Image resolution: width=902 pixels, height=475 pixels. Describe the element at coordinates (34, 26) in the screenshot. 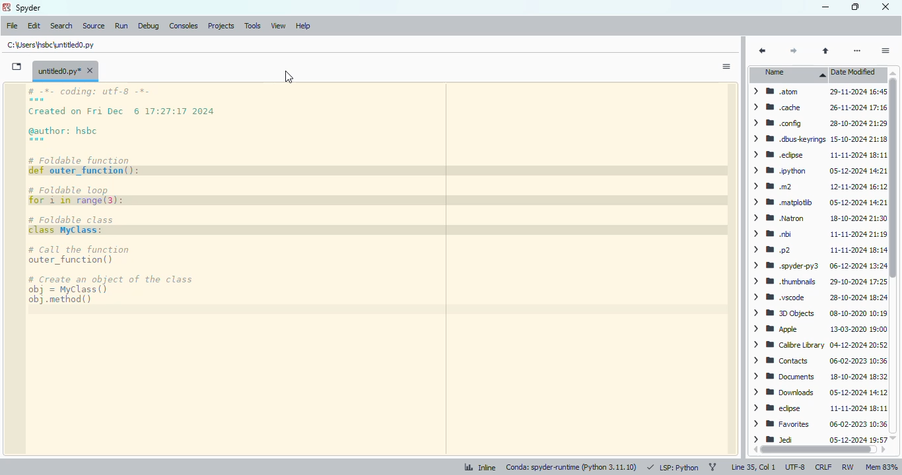

I see `edit` at that location.